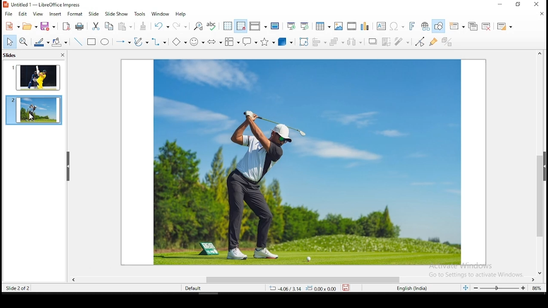  What do you see at coordinates (9, 14) in the screenshot?
I see `file` at bounding box center [9, 14].